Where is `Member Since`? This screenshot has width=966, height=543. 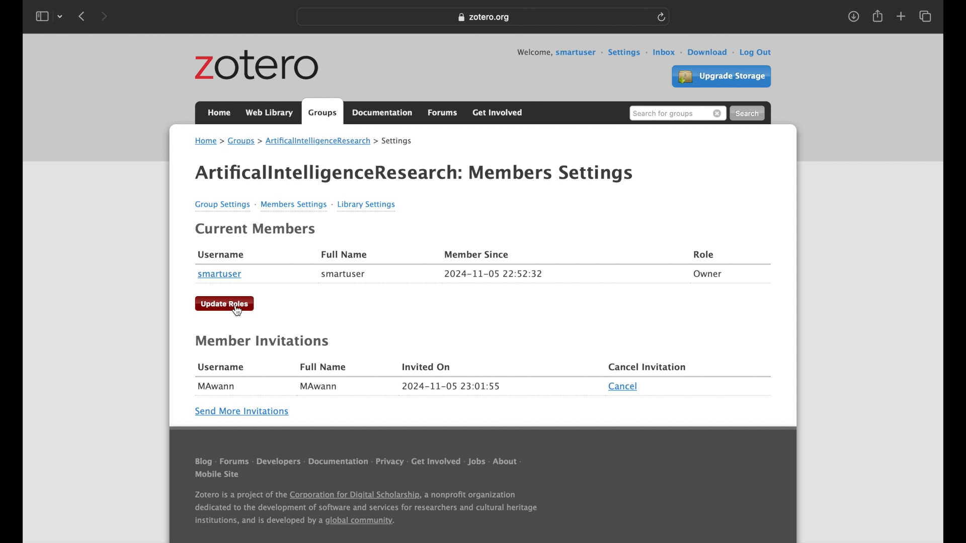
Member Since is located at coordinates (479, 254).